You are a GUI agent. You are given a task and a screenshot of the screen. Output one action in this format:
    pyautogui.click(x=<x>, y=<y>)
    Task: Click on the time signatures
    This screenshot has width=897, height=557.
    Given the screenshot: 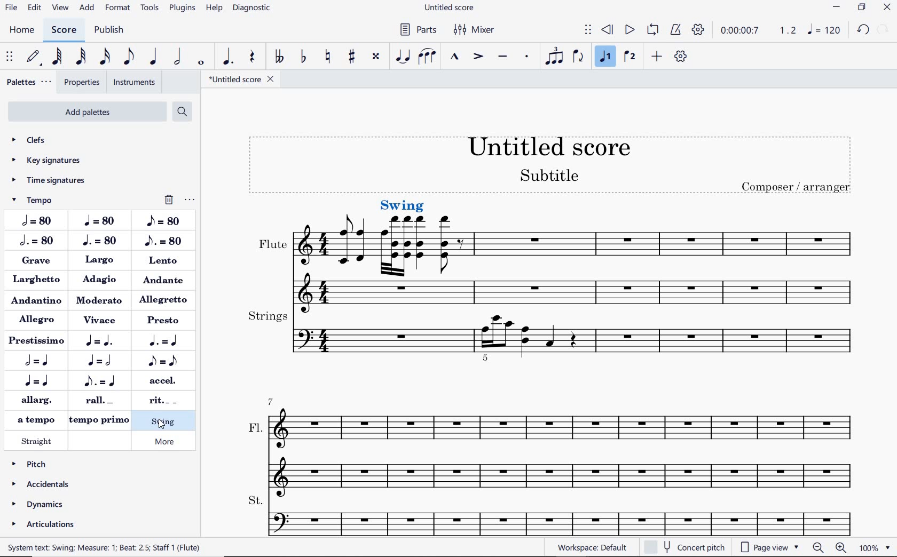 What is the action you would take?
    pyautogui.click(x=52, y=179)
    